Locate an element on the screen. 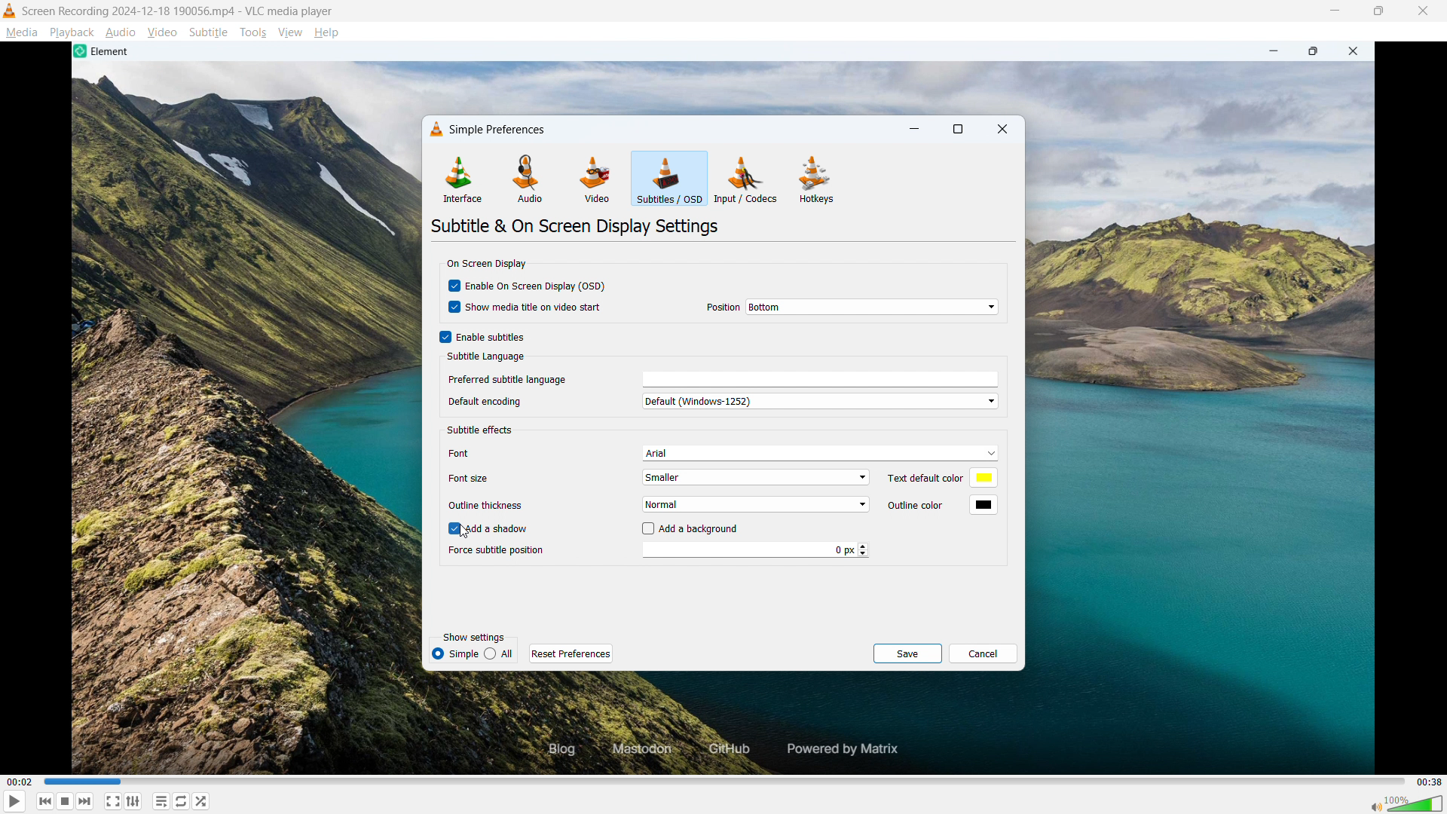 The image size is (1447, 814). Subtitle language  is located at coordinates (486, 357).